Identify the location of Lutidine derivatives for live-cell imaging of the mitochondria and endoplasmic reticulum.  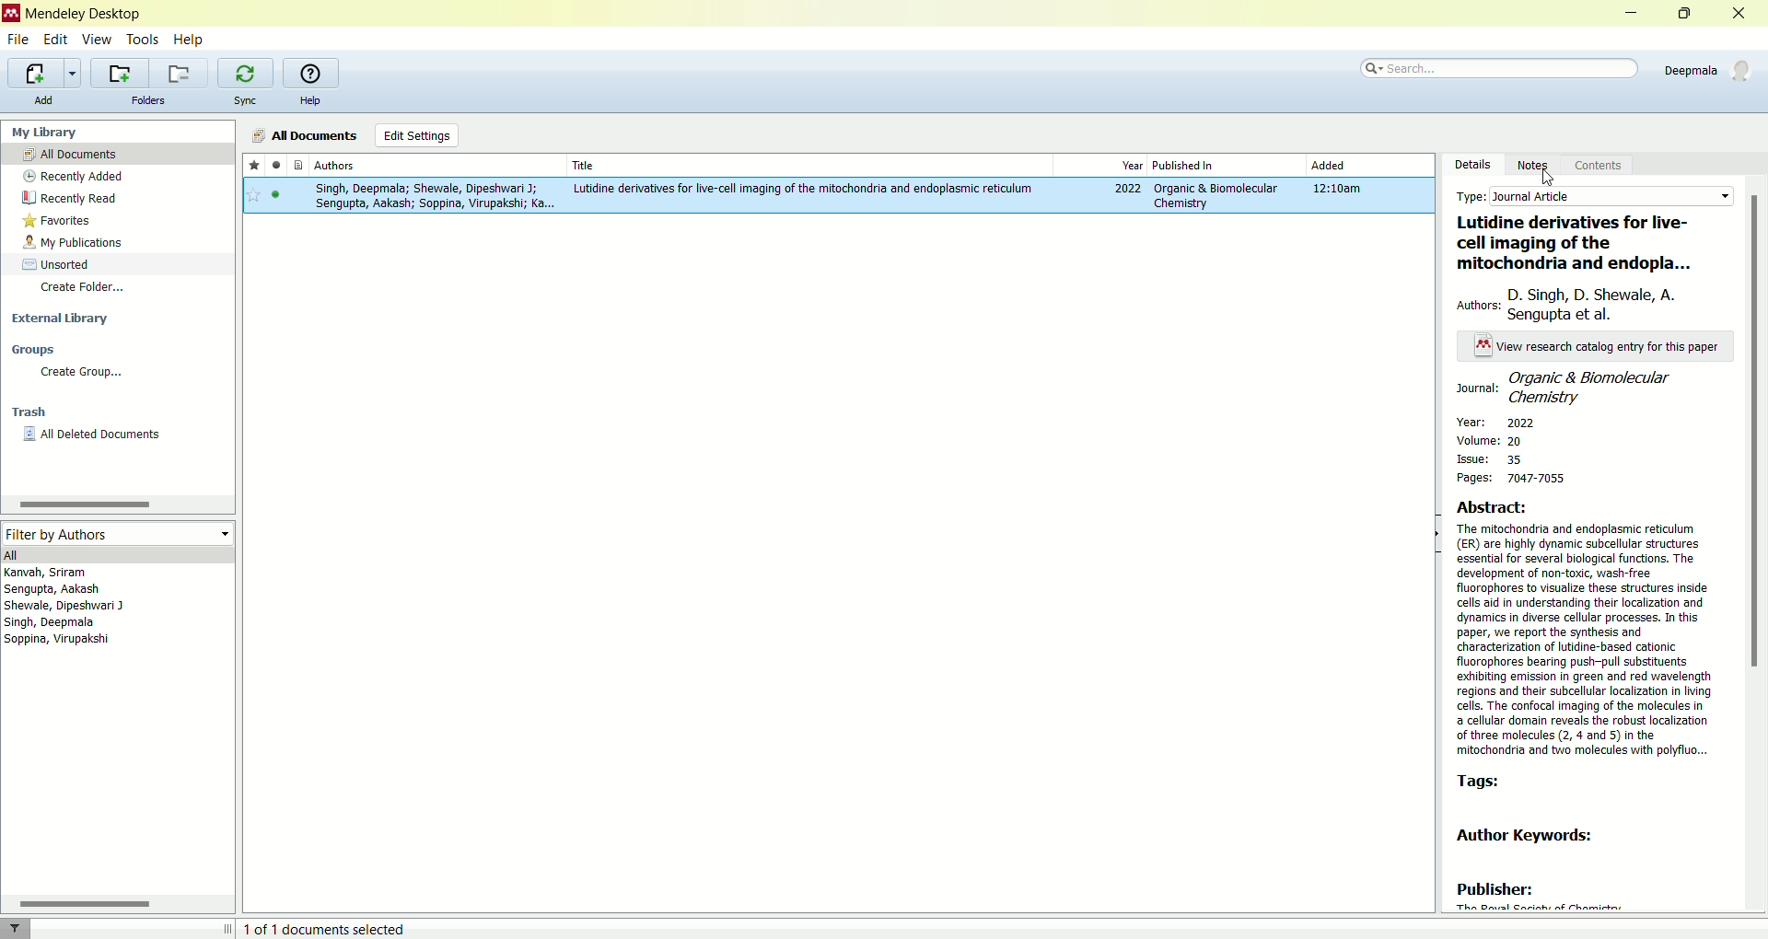
(805, 189).